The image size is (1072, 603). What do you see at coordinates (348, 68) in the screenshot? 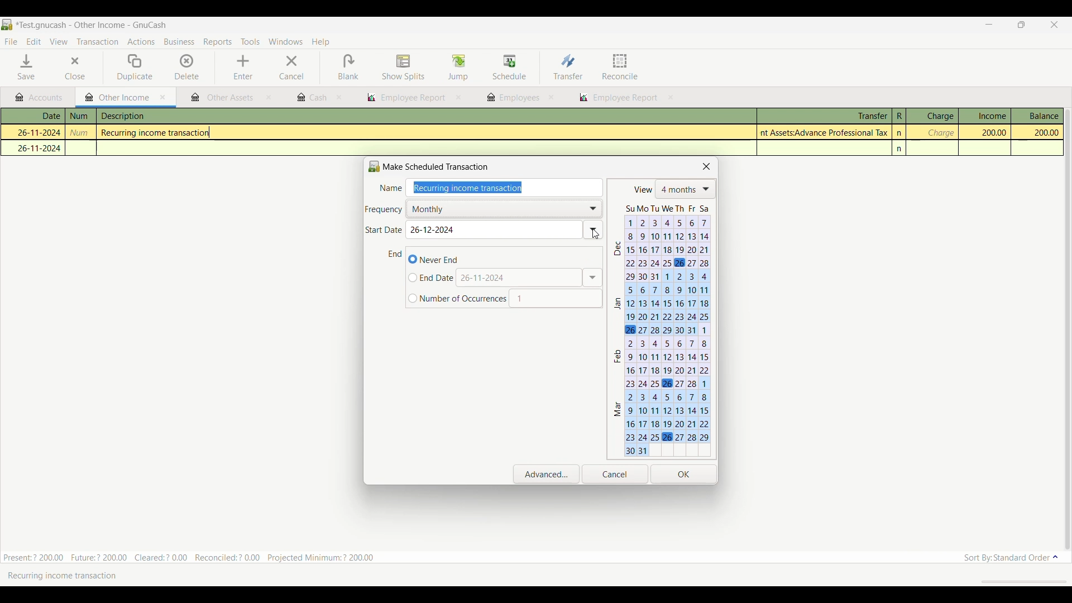
I see `Blank` at bounding box center [348, 68].